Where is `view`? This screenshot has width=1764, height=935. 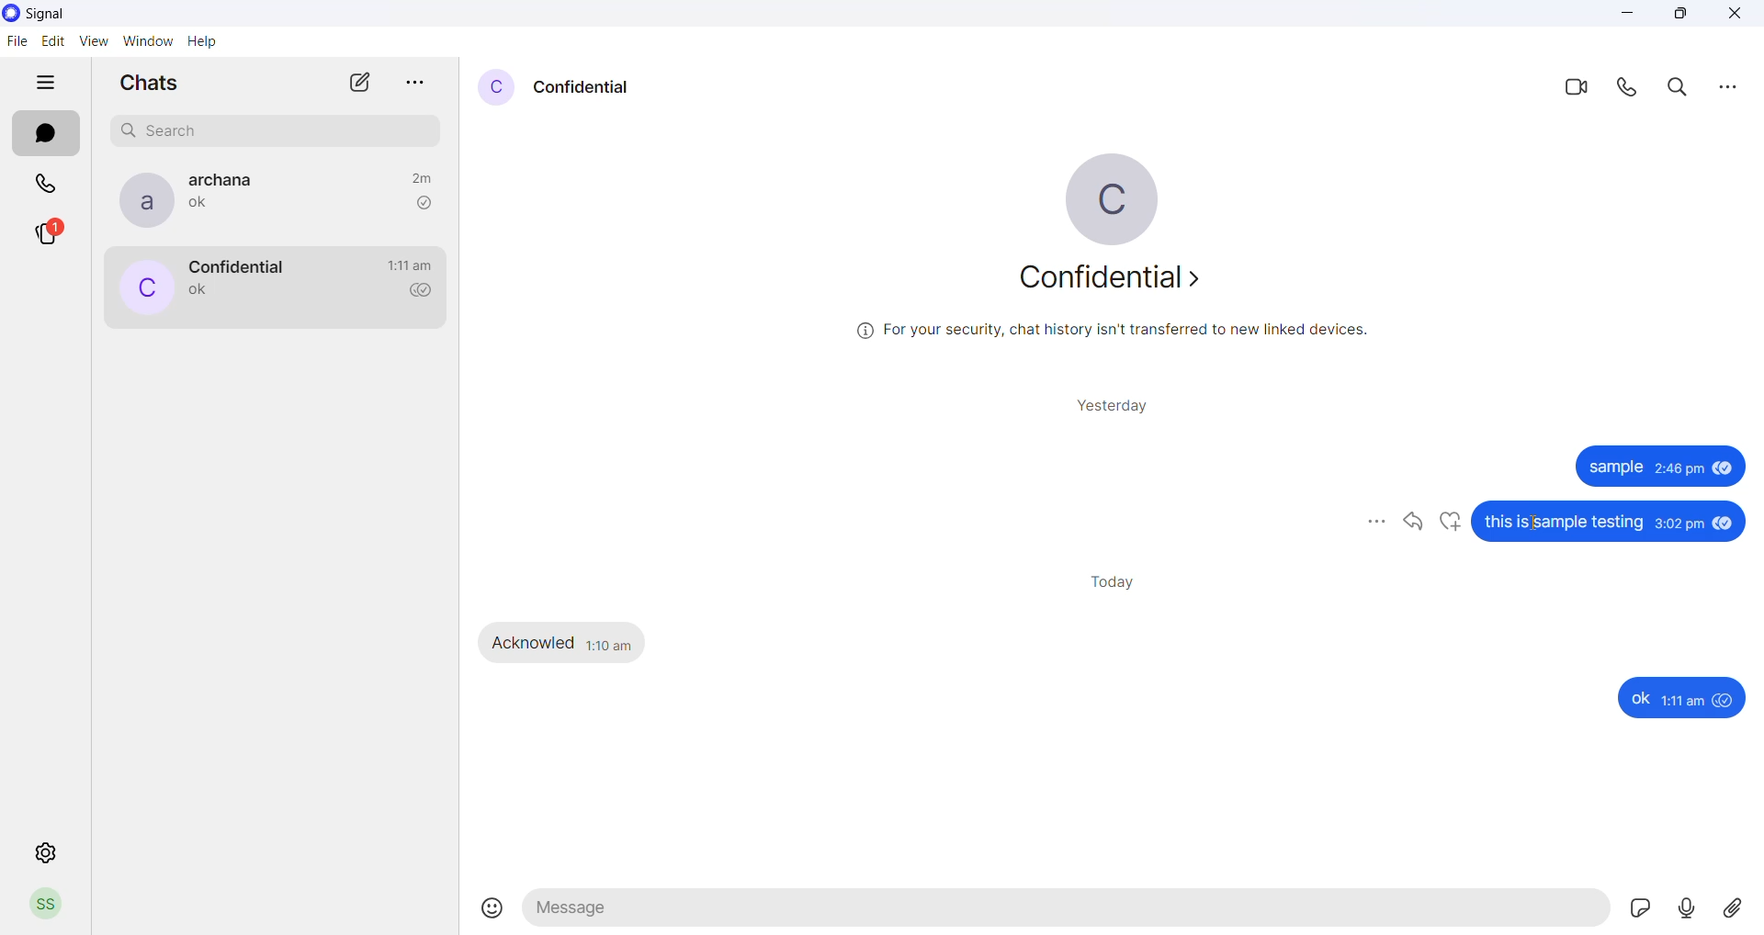
view is located at coordinates (96, 42).